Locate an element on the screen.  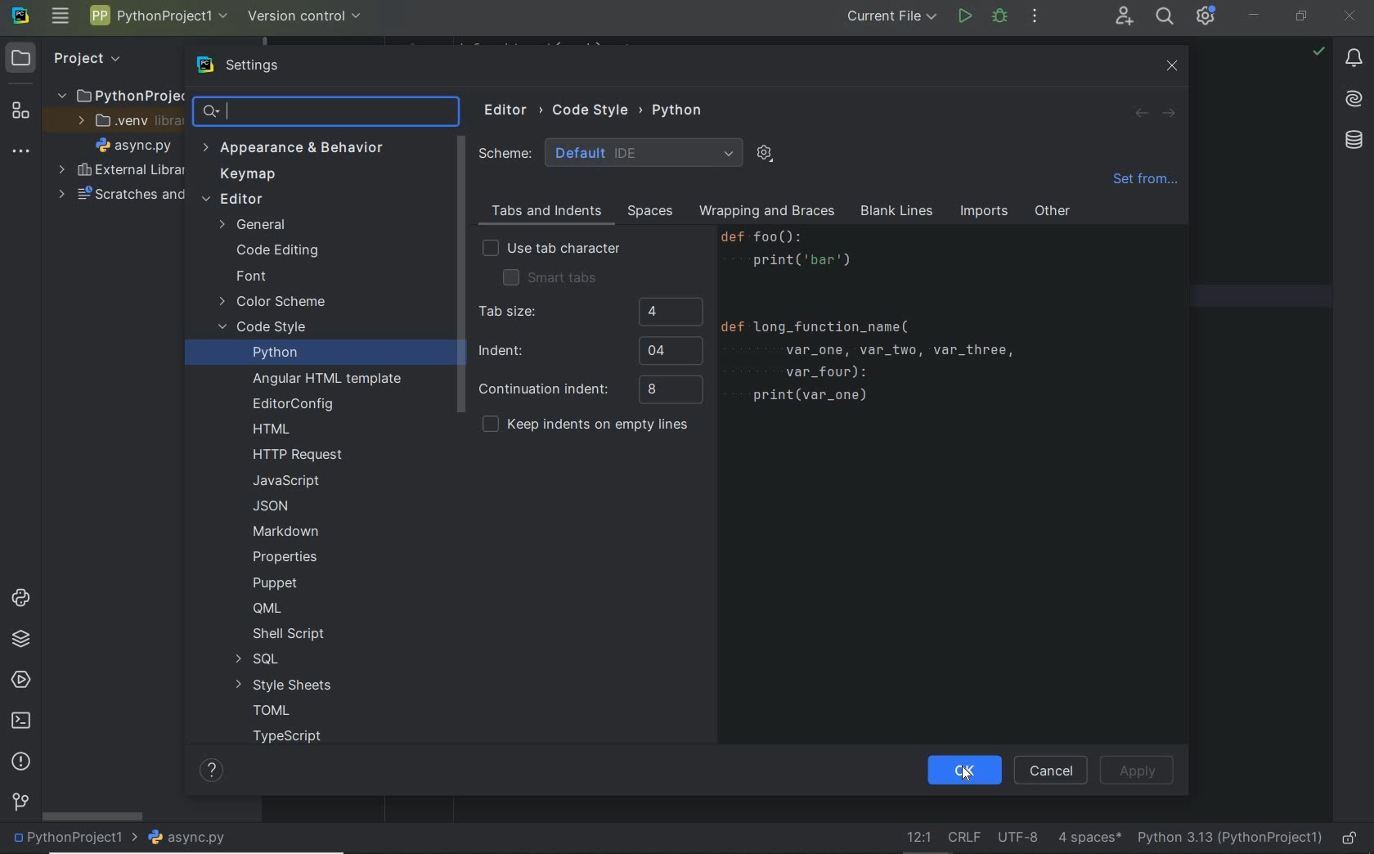
HTTP REQUEST is located at coordinates (300, 455).